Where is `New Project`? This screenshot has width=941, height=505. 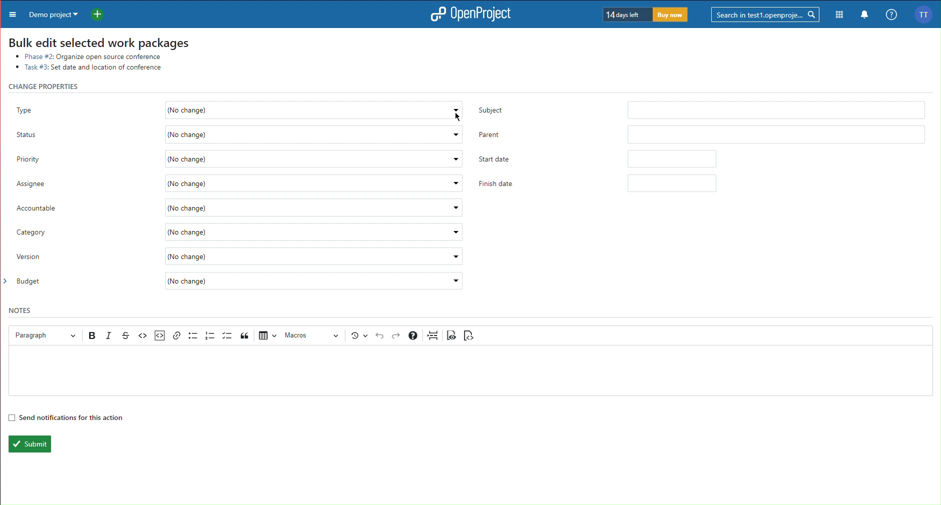
New Project is located at coordinates (101, 13).